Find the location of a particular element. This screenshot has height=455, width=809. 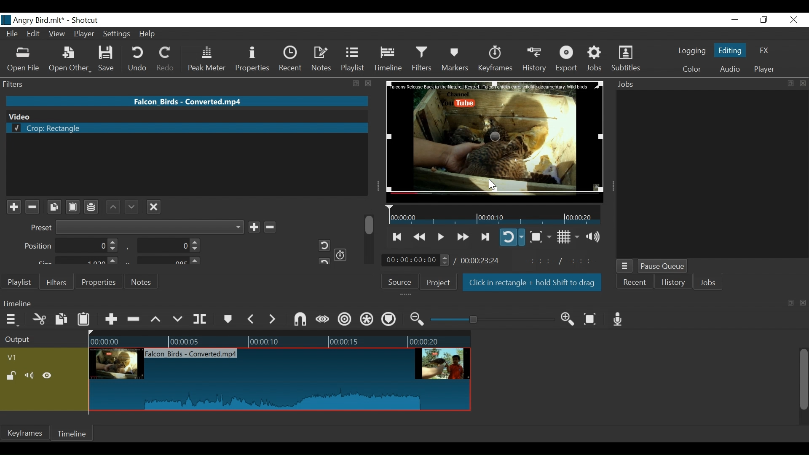

Help is located at coordinates (150, 34).